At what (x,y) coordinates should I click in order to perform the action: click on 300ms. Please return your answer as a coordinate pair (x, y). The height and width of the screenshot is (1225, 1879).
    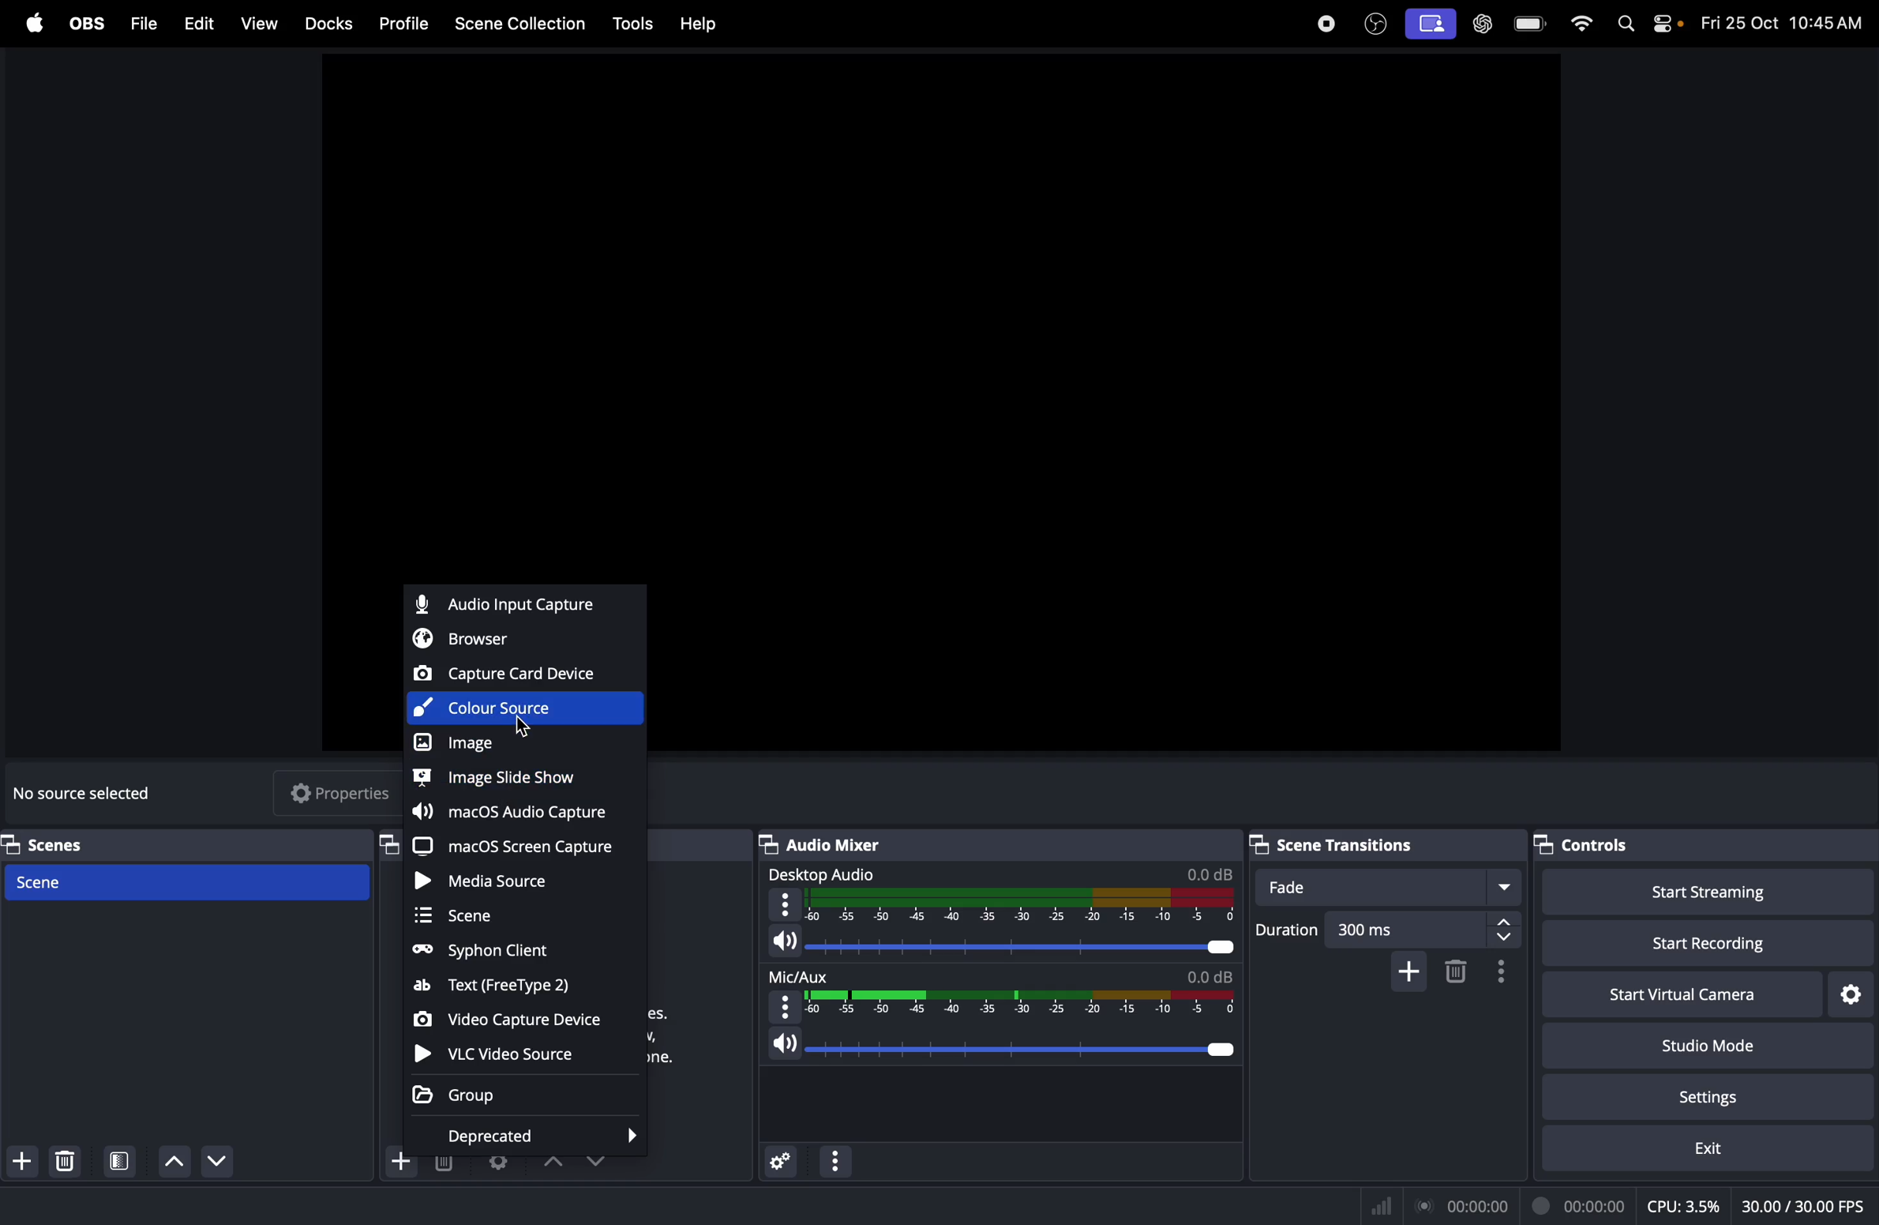
    Looking at the image, I should click on (1426, 930).